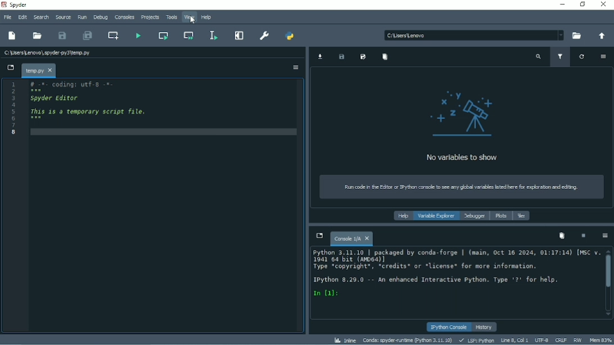  What do you see at coordinates (290, 36) in the screenshot?
I see `PYTHONPATH manager` at bounding box center [290, 36].